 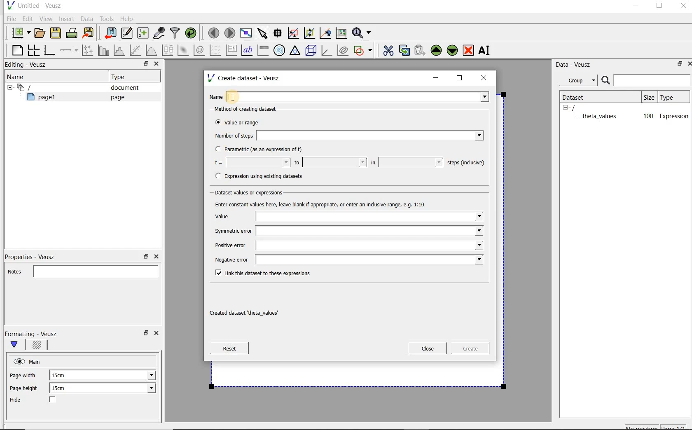 I want to click on t= , so click(x=250, y=163).